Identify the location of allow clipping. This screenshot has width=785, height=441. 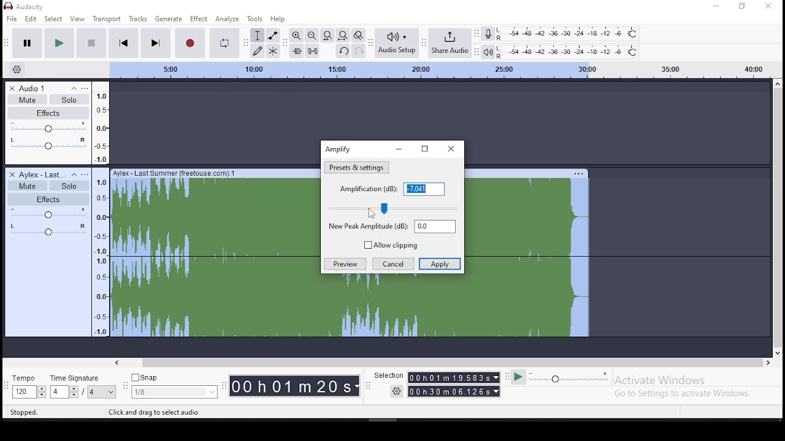
(393, 244).